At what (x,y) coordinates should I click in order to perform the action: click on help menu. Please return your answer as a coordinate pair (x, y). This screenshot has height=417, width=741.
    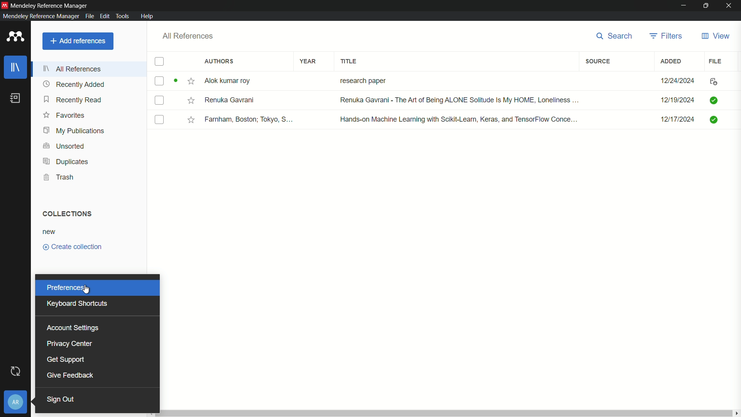
    Looking at the image, I should click on (147, 16).